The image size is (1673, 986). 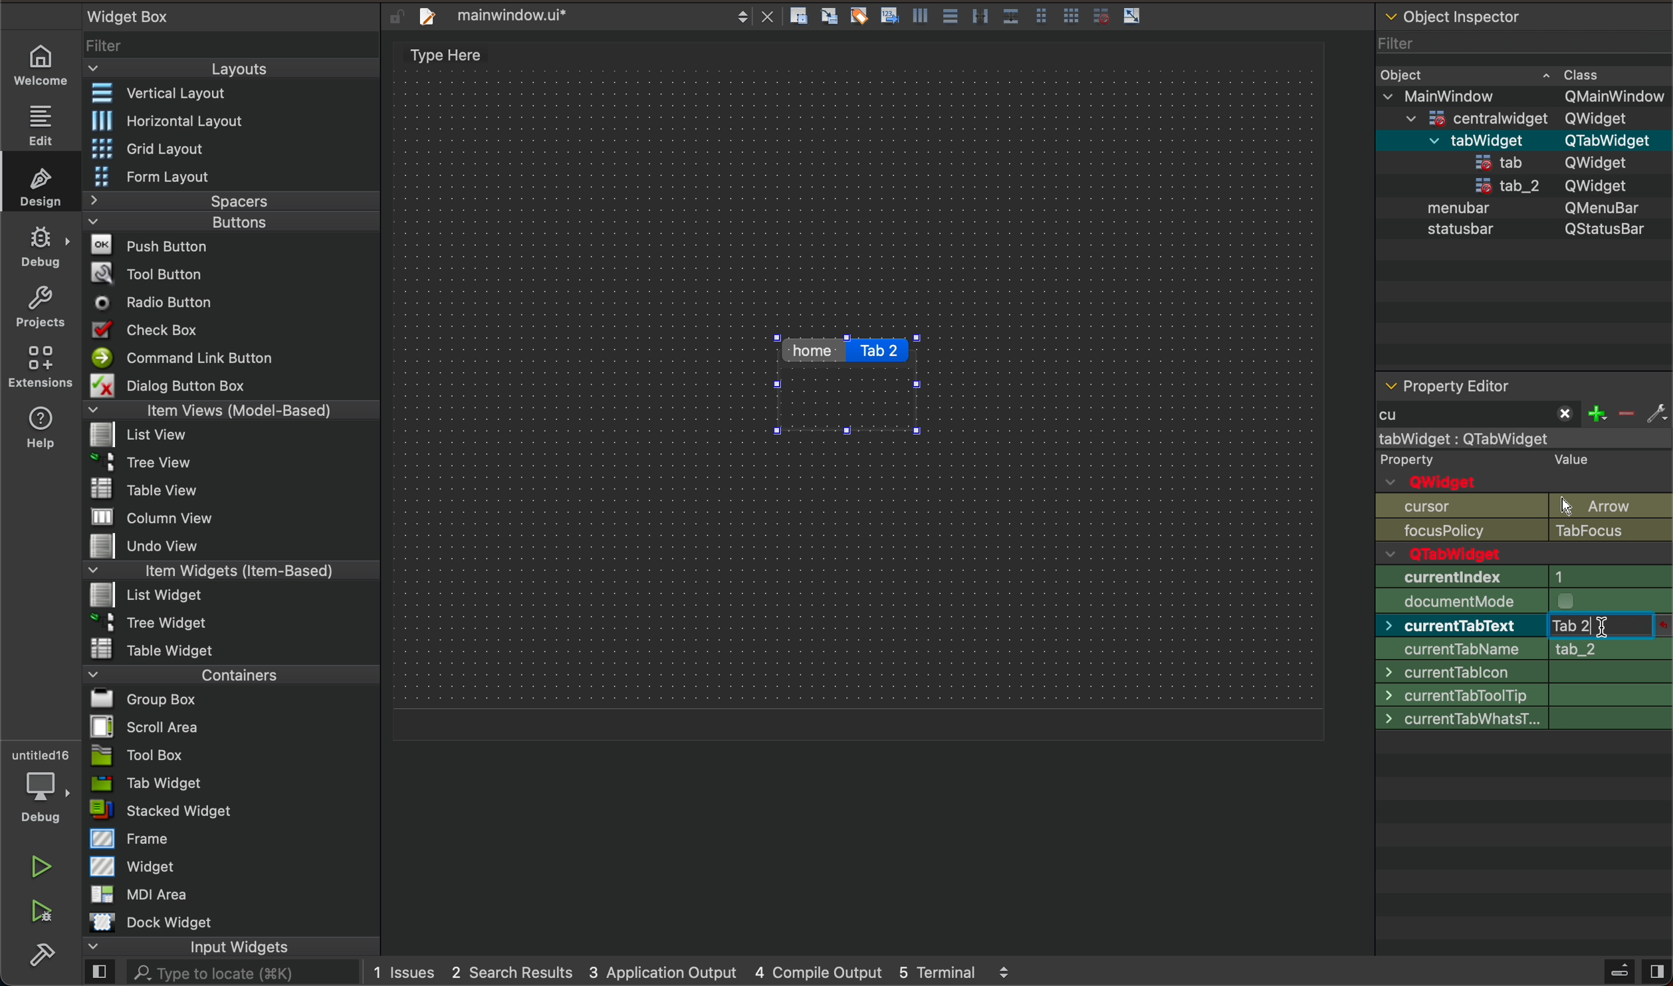 What do you see at coordinates (158, 753) in the screenshot?
I see `Tool Box` at bounding box center [158, 753].